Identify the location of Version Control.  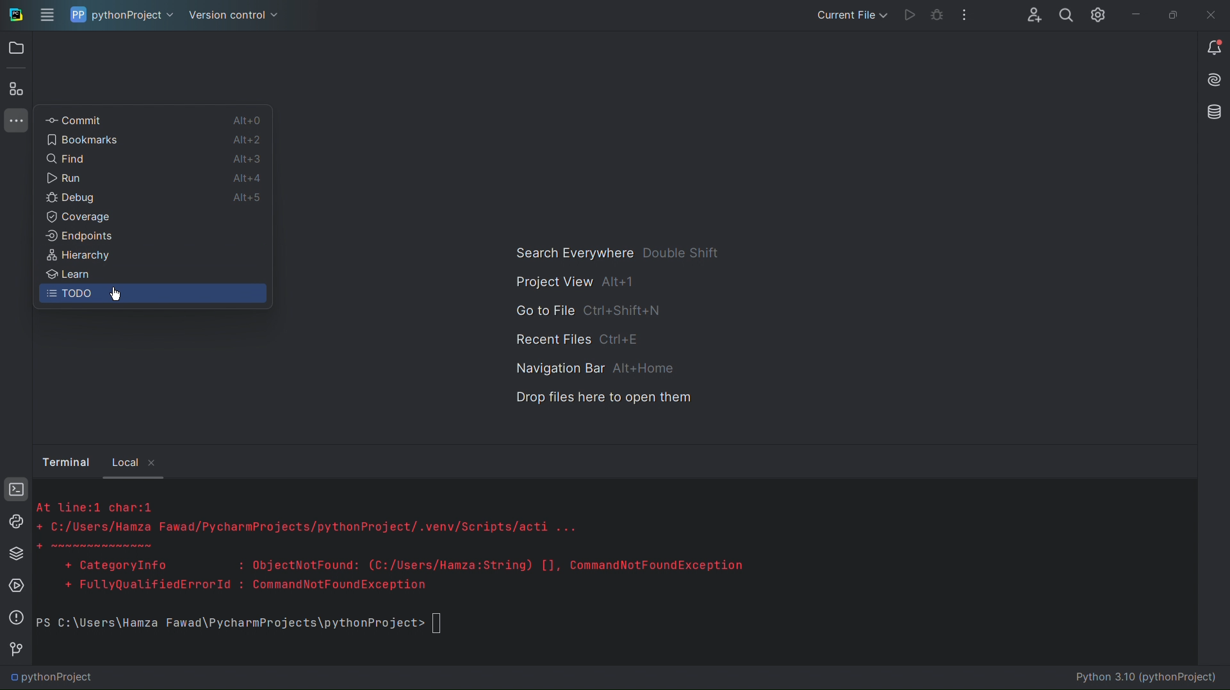
(12, 648).